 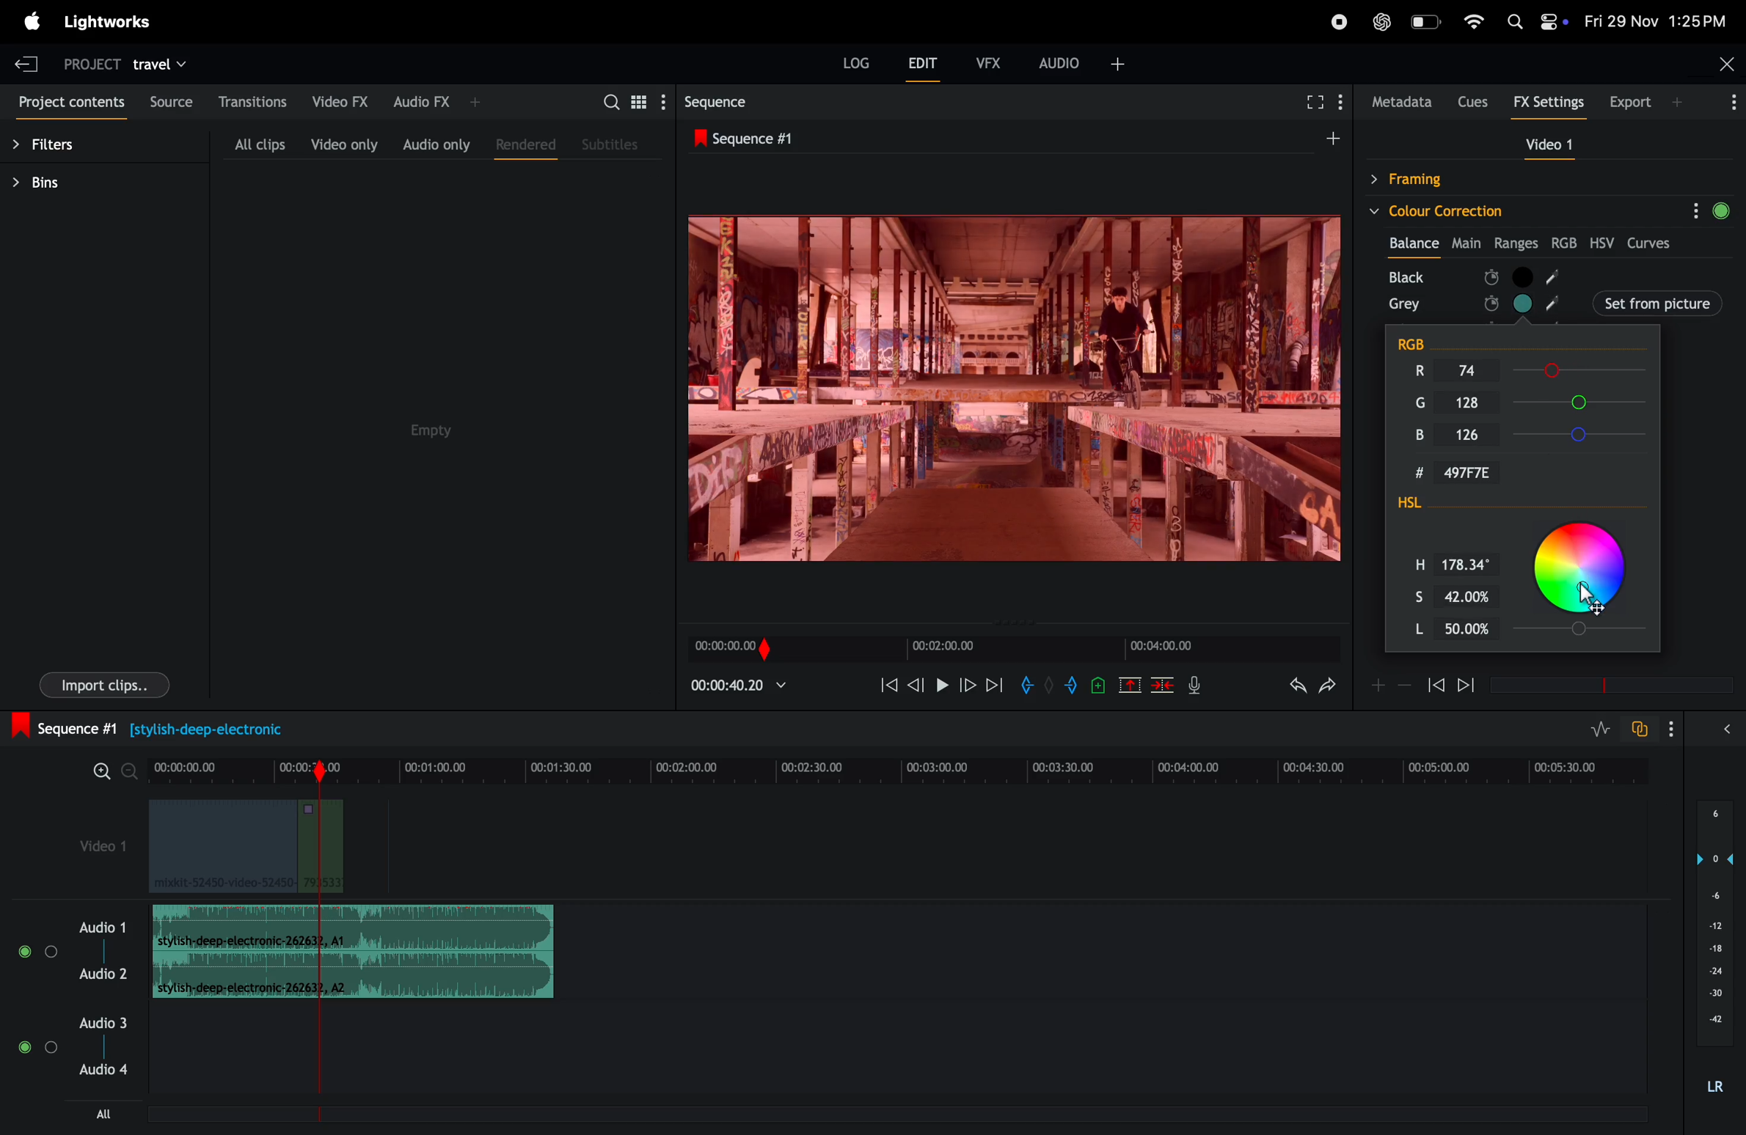 I want to click on exit, so click(x=26, y=60).